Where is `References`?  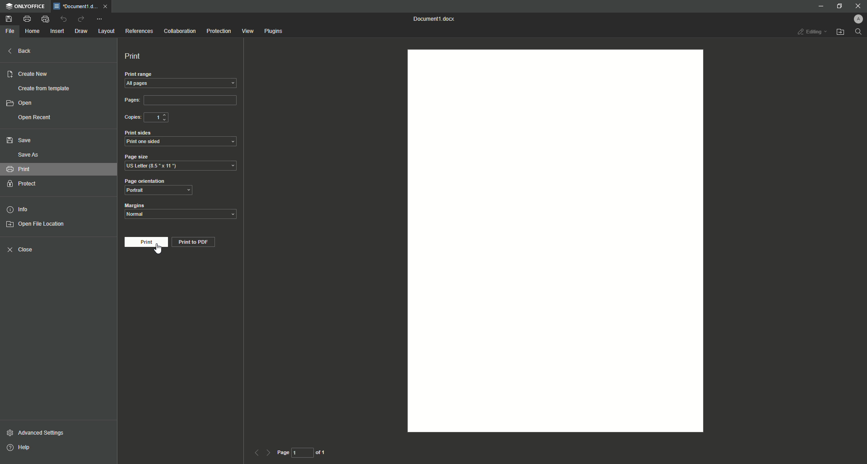 References is located at coordinates (140, 31).